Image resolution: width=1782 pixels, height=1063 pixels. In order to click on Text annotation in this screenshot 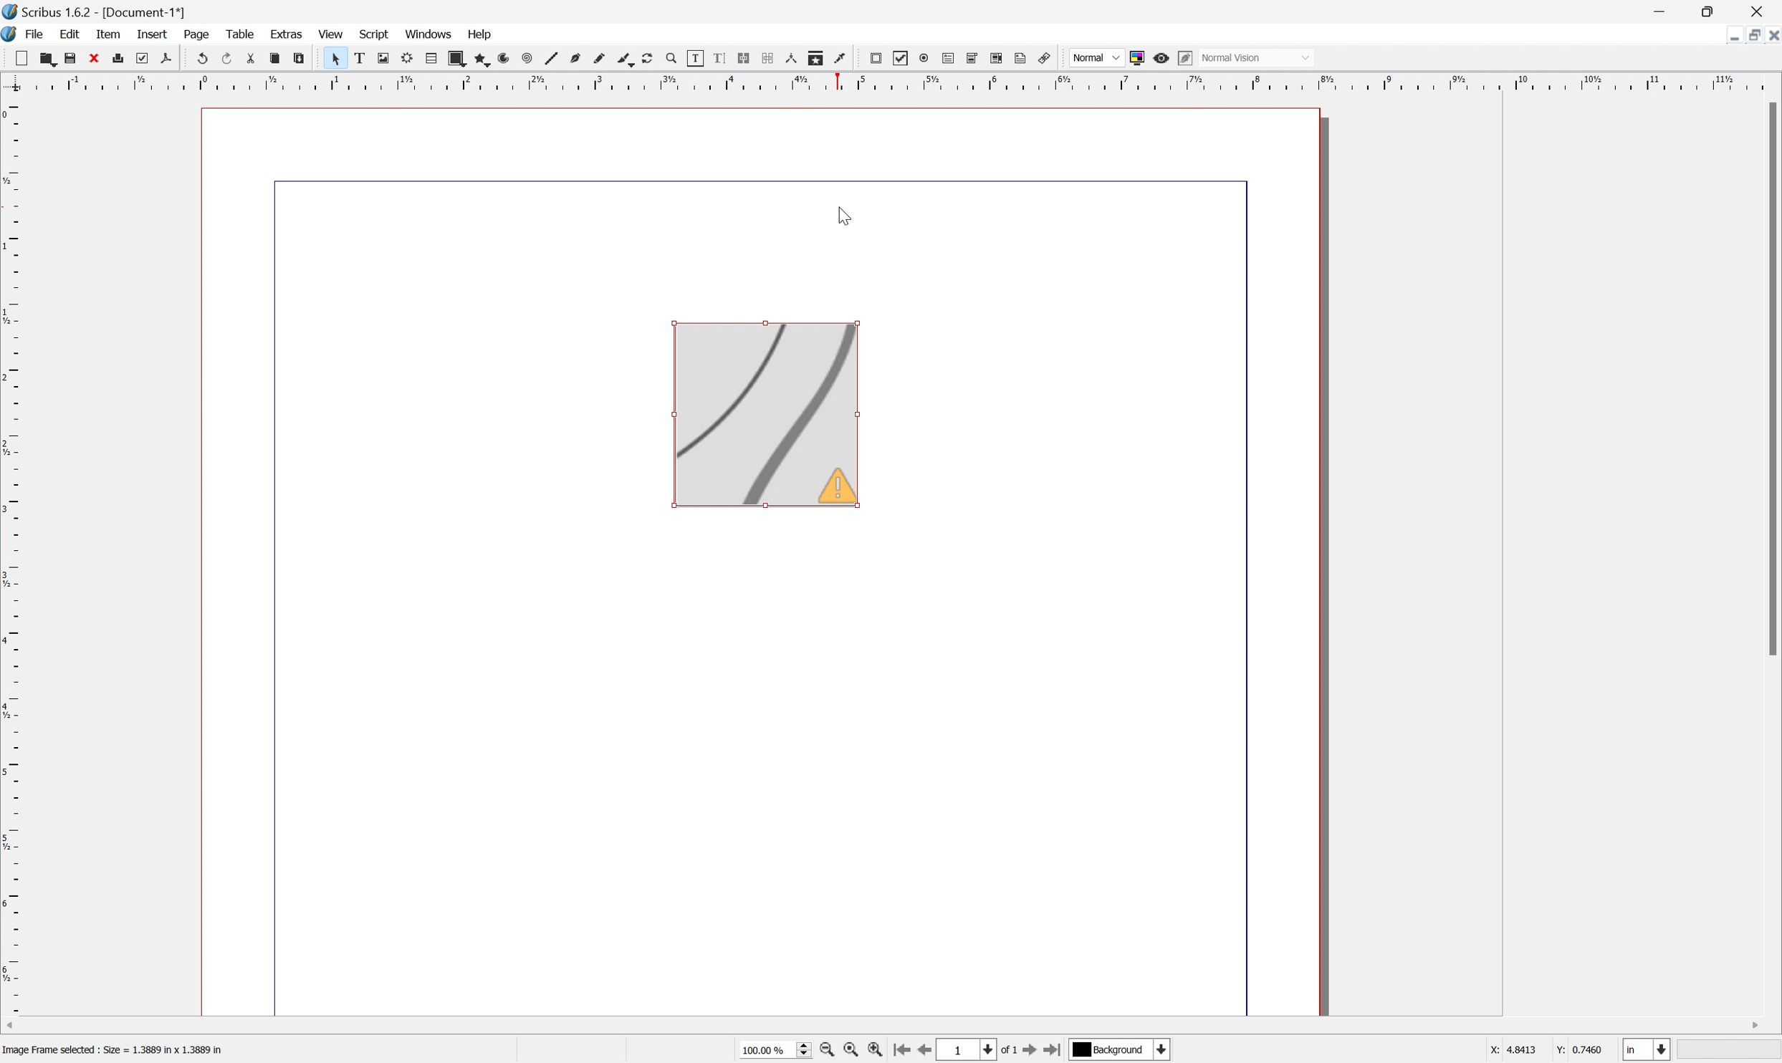, I will do `click(1022, 59)`.